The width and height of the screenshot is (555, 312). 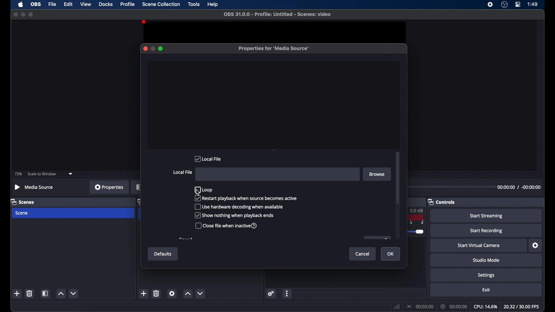 What do you see at coordinates (519, 188) in the screenshot?
I see `timestamp` at bounding box center [519, 188].